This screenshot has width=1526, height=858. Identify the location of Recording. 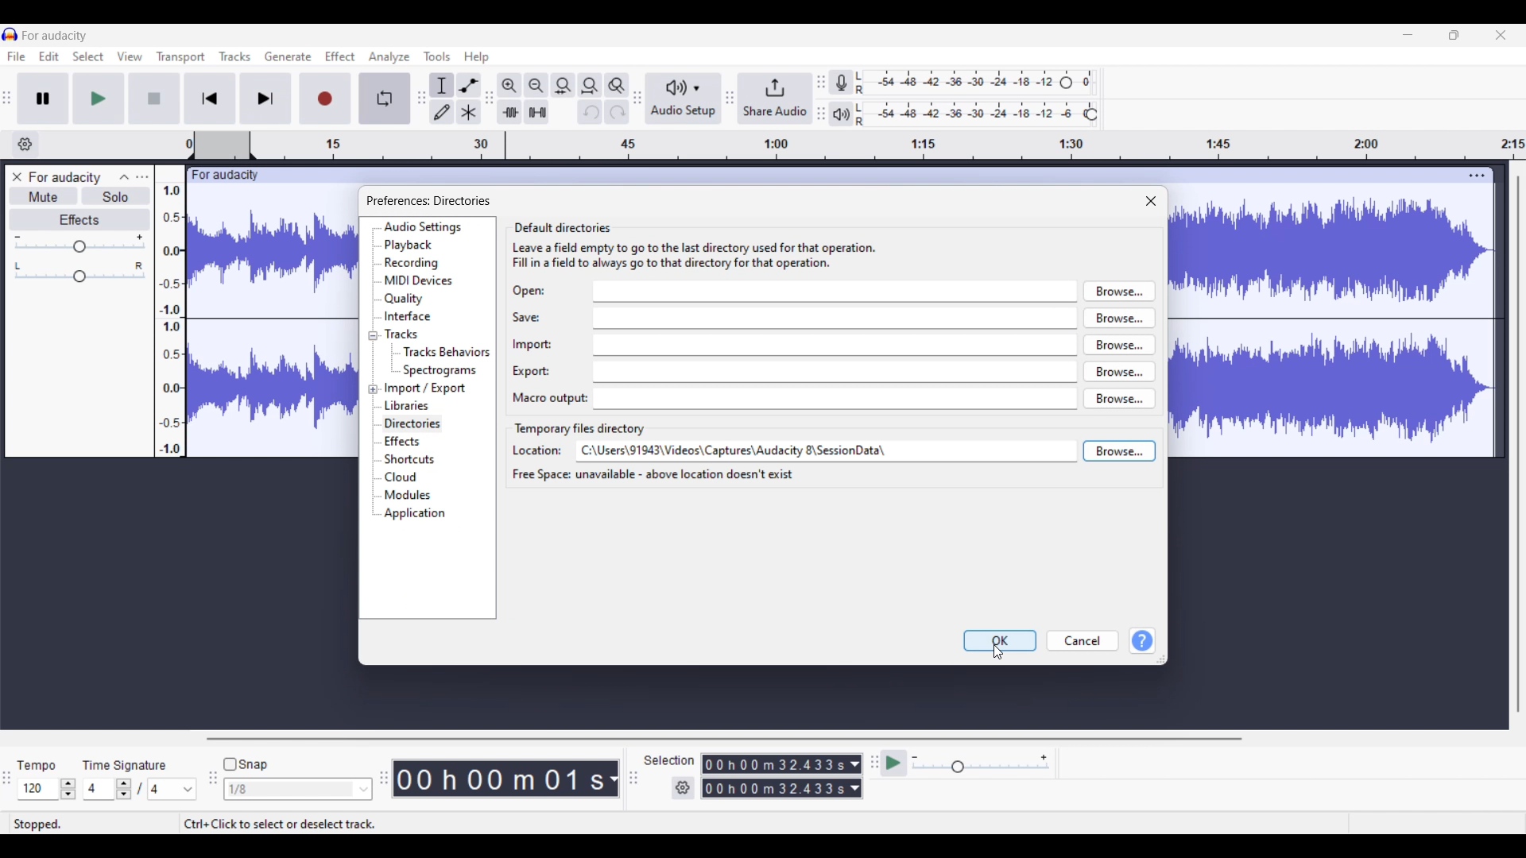
(411, 263).